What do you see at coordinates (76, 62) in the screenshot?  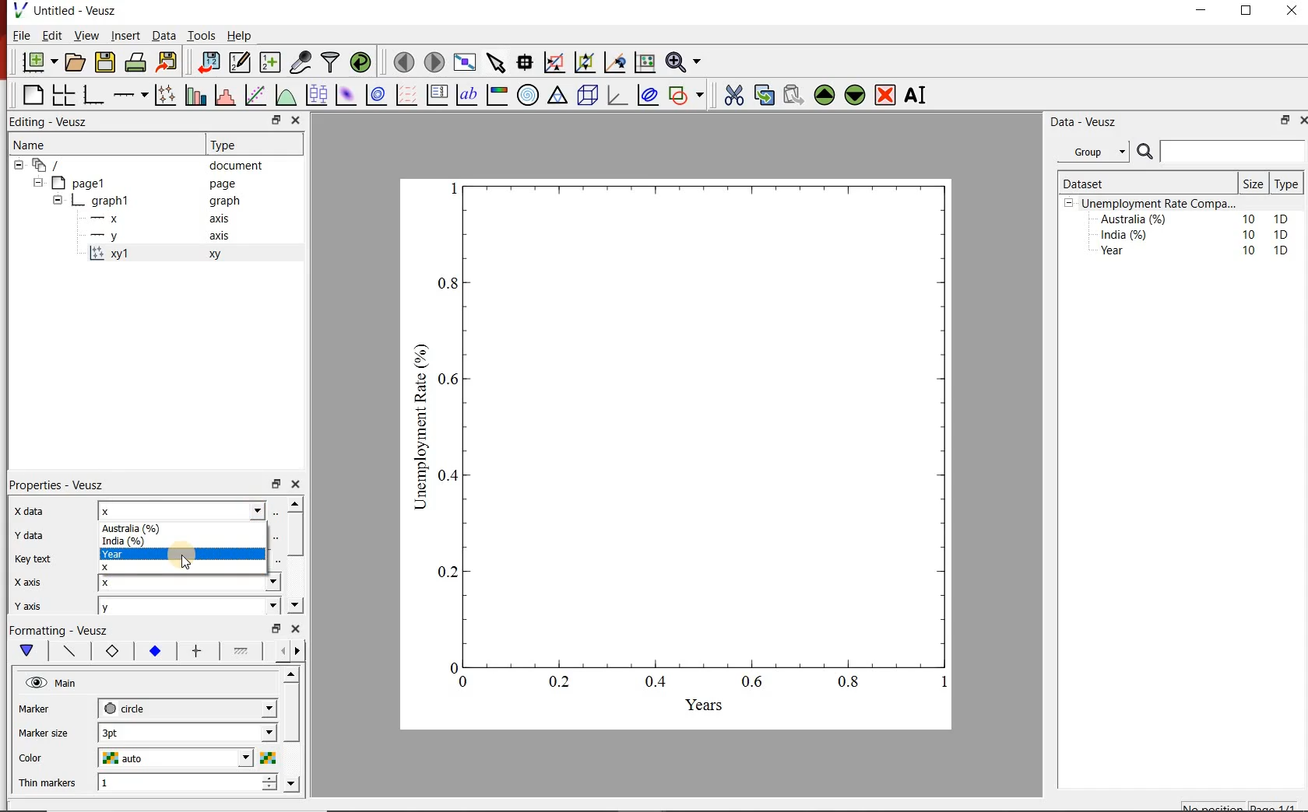 I see `open document` at bounding box center [76, 62].